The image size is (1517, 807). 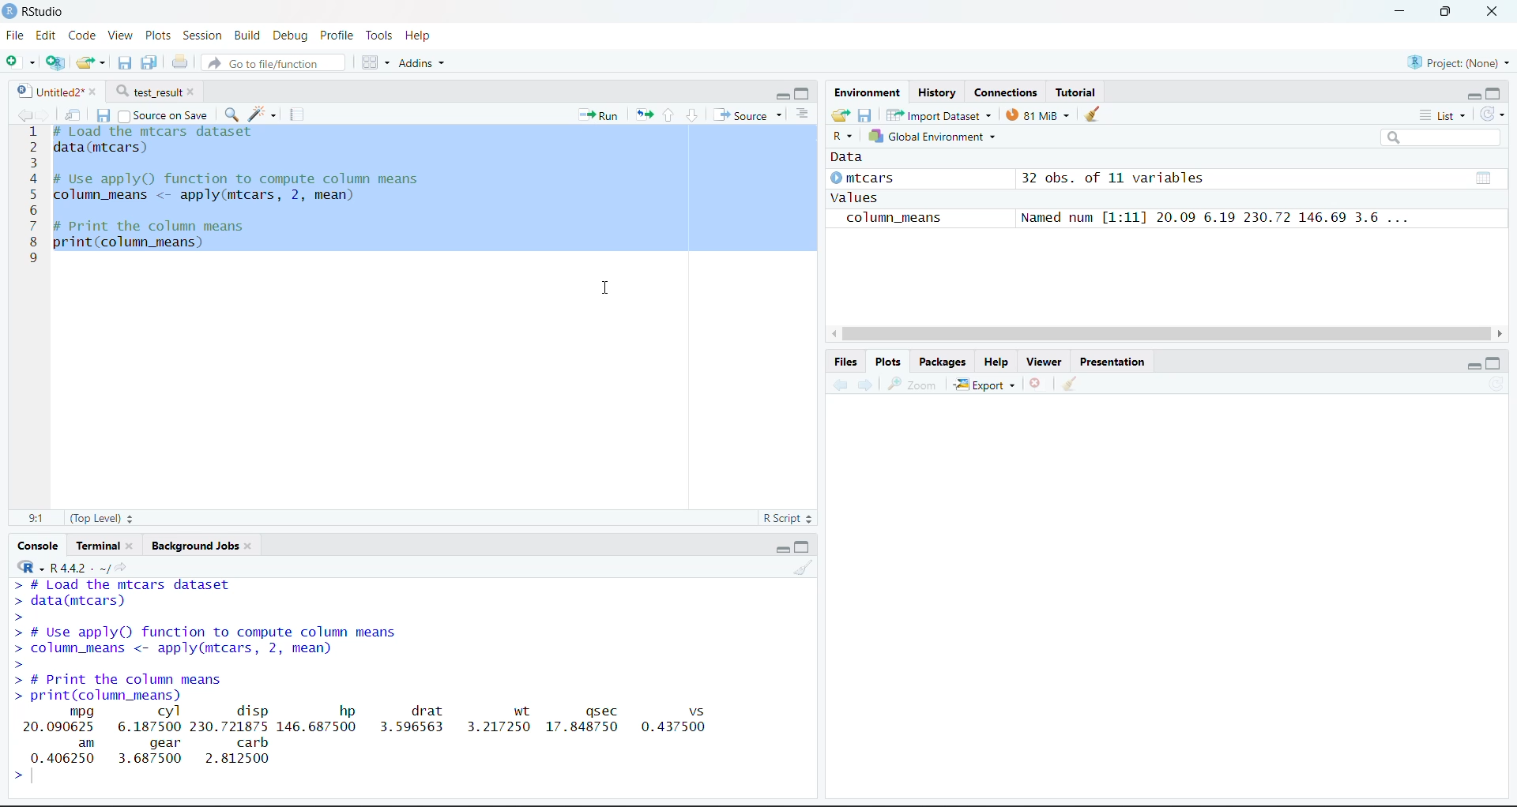 What do you see at coordinates (261, 113) in the screenshot?
I see `Code Tools` at bounding box center [261, 113].